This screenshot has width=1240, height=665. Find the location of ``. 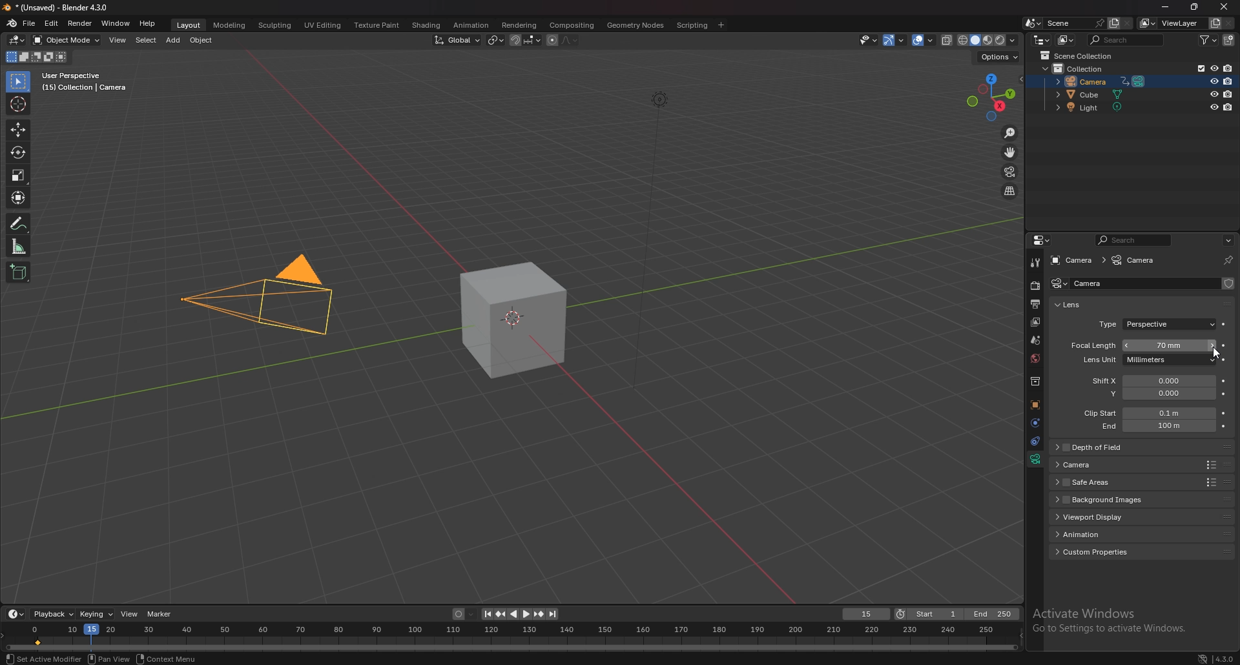

 is located at coordinates (45, 659).